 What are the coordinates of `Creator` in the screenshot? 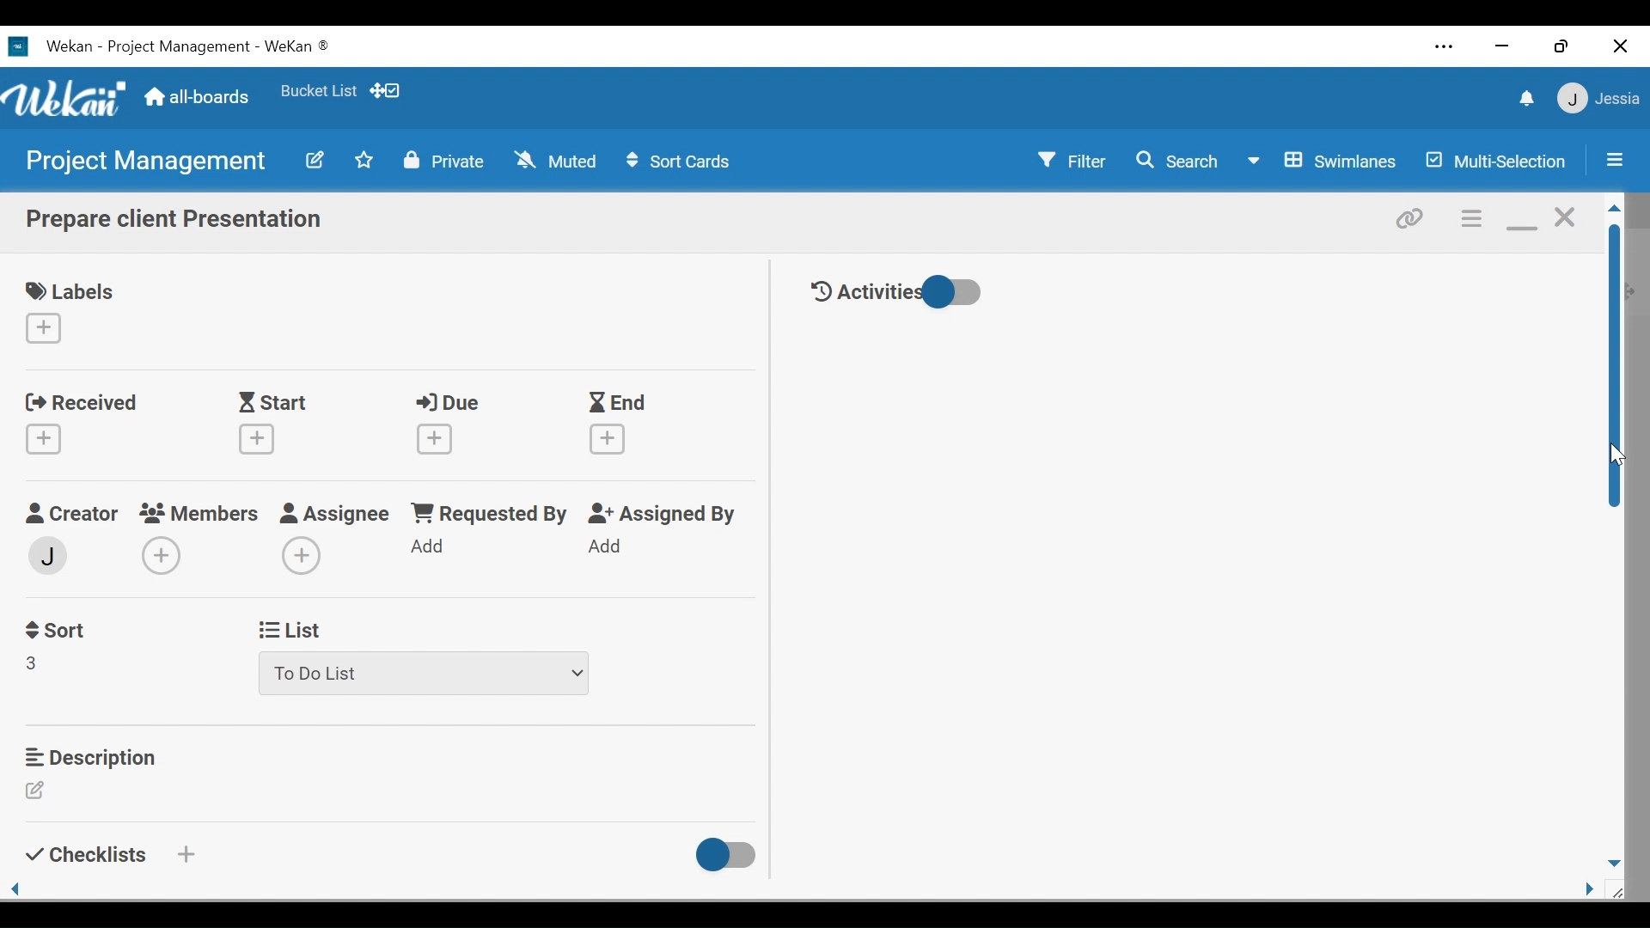 It's located at (70, 514).